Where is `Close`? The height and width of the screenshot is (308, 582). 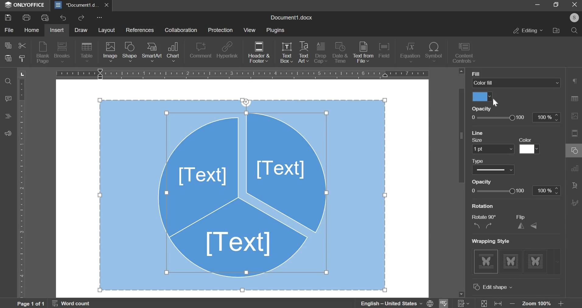 Close is located at coordinates (574, 5).